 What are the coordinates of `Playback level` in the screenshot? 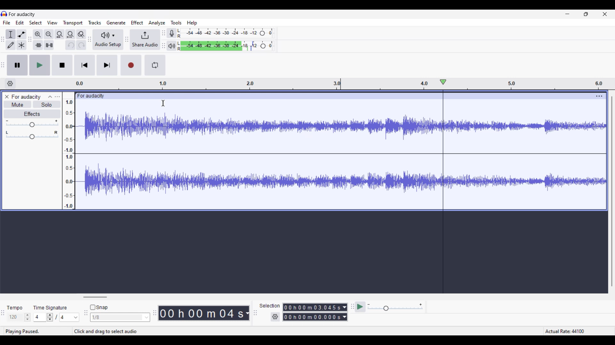 It's located at (226, 46).